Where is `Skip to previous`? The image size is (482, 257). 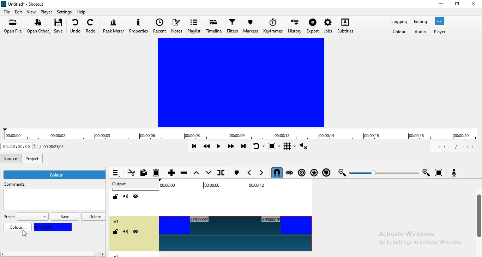 Skip to previous is located at coordinates (193, 147).